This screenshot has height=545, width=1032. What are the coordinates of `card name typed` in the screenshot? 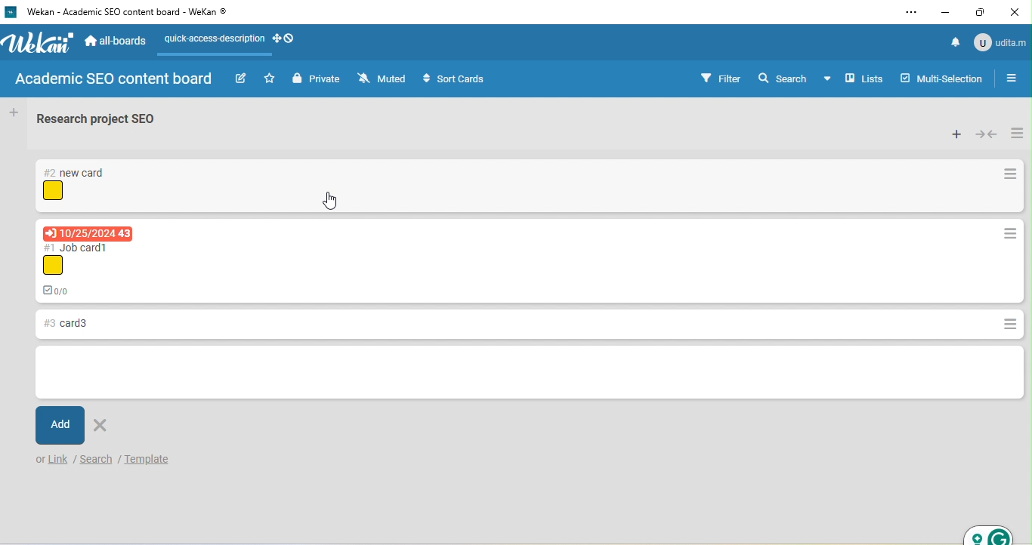 It's located at (63, 325).